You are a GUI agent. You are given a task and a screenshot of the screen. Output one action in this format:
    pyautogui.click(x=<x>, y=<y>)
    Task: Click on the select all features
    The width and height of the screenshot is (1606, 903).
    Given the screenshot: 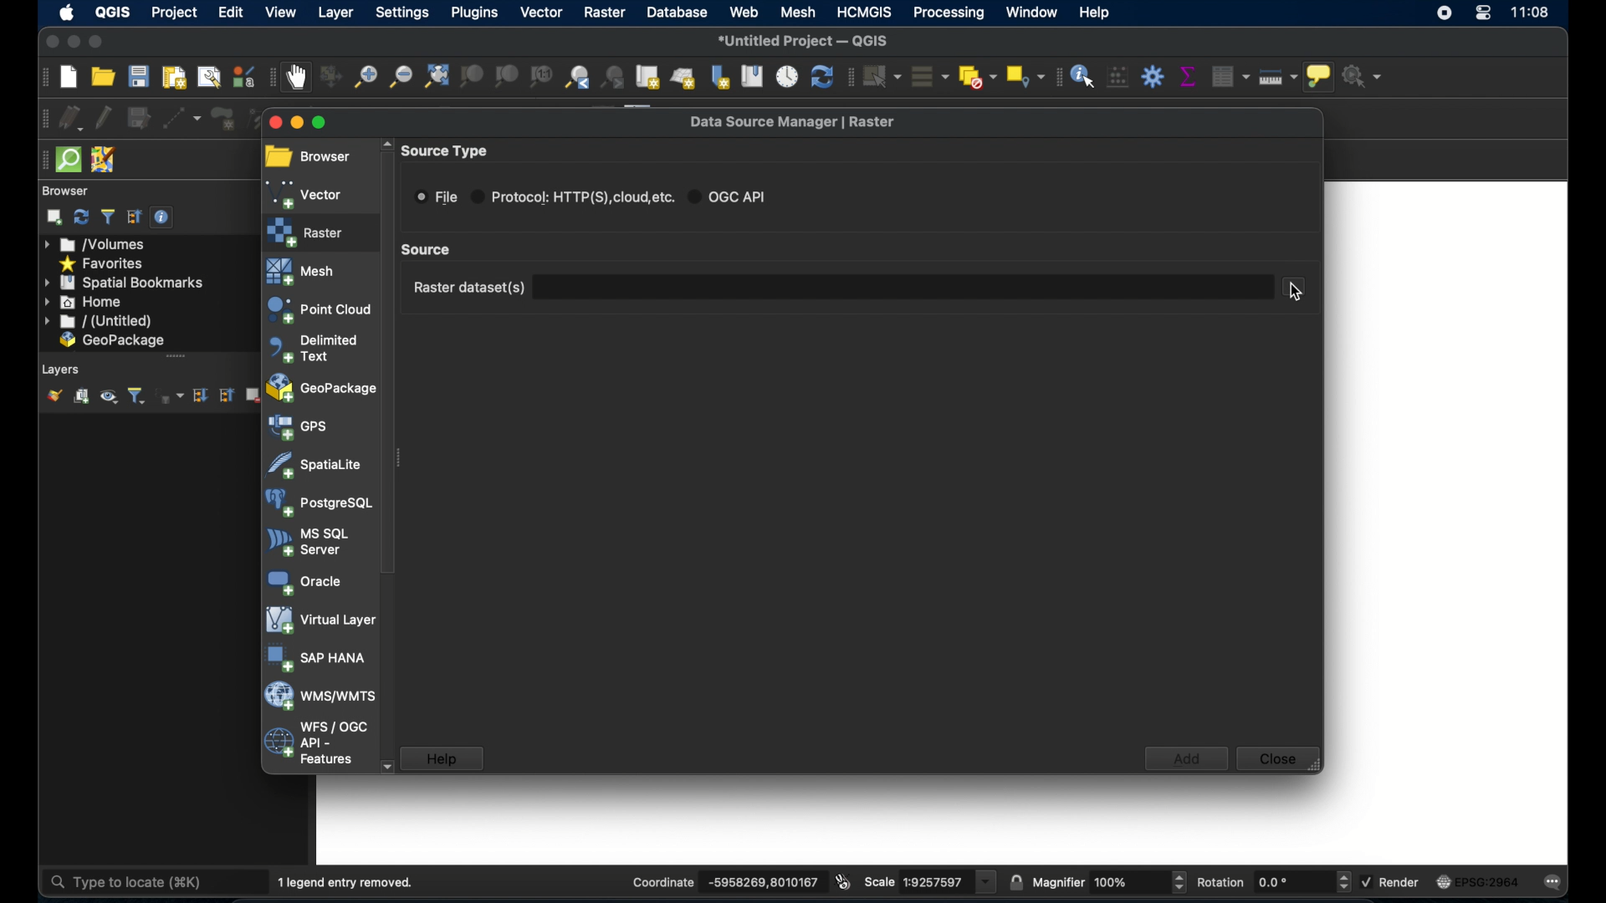 What is the action you would take?
    pyautogui.click(x=927, y=76)
    